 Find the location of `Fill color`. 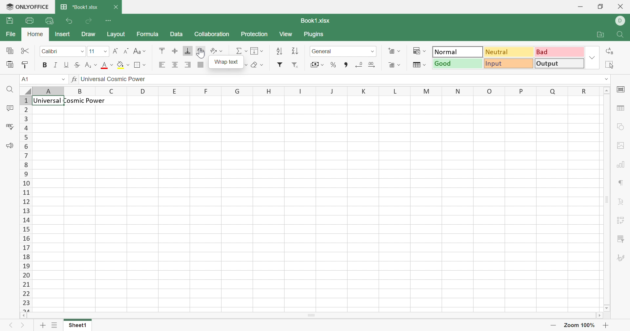

Fill color is located at coordinates (124, 65).